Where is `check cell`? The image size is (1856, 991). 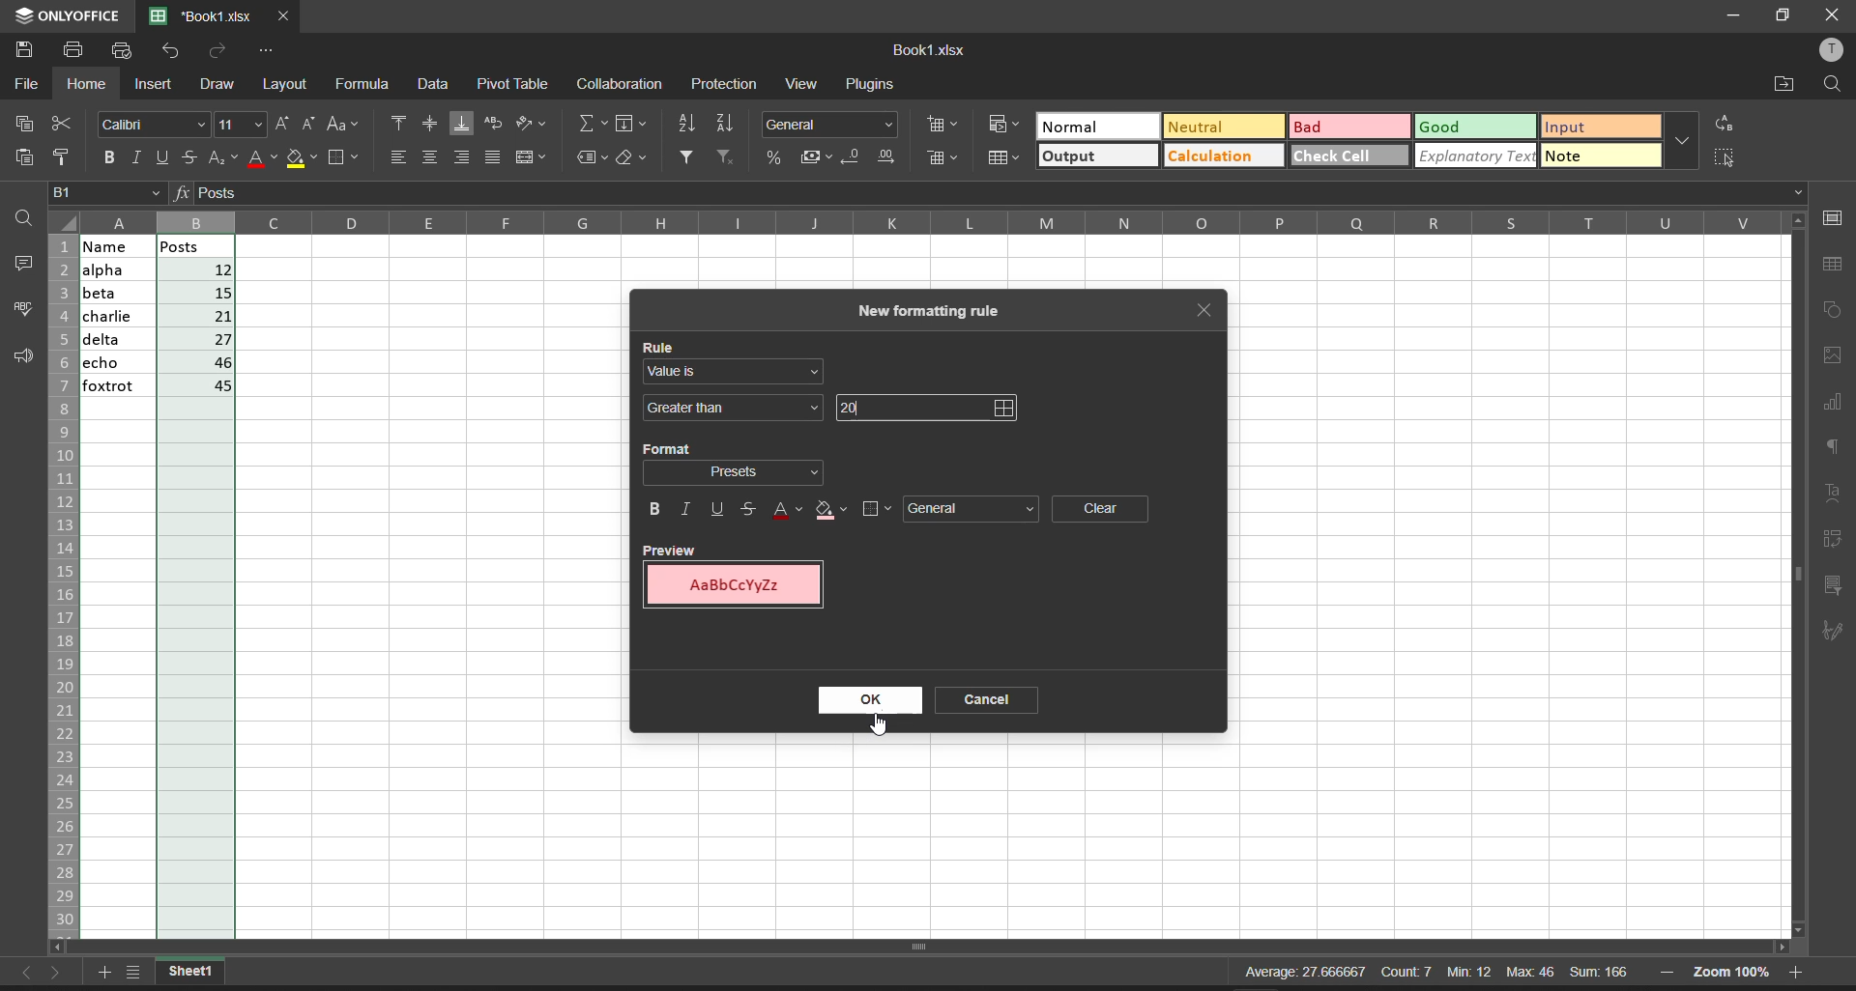
check cell is located at coordinates (1339, 158).